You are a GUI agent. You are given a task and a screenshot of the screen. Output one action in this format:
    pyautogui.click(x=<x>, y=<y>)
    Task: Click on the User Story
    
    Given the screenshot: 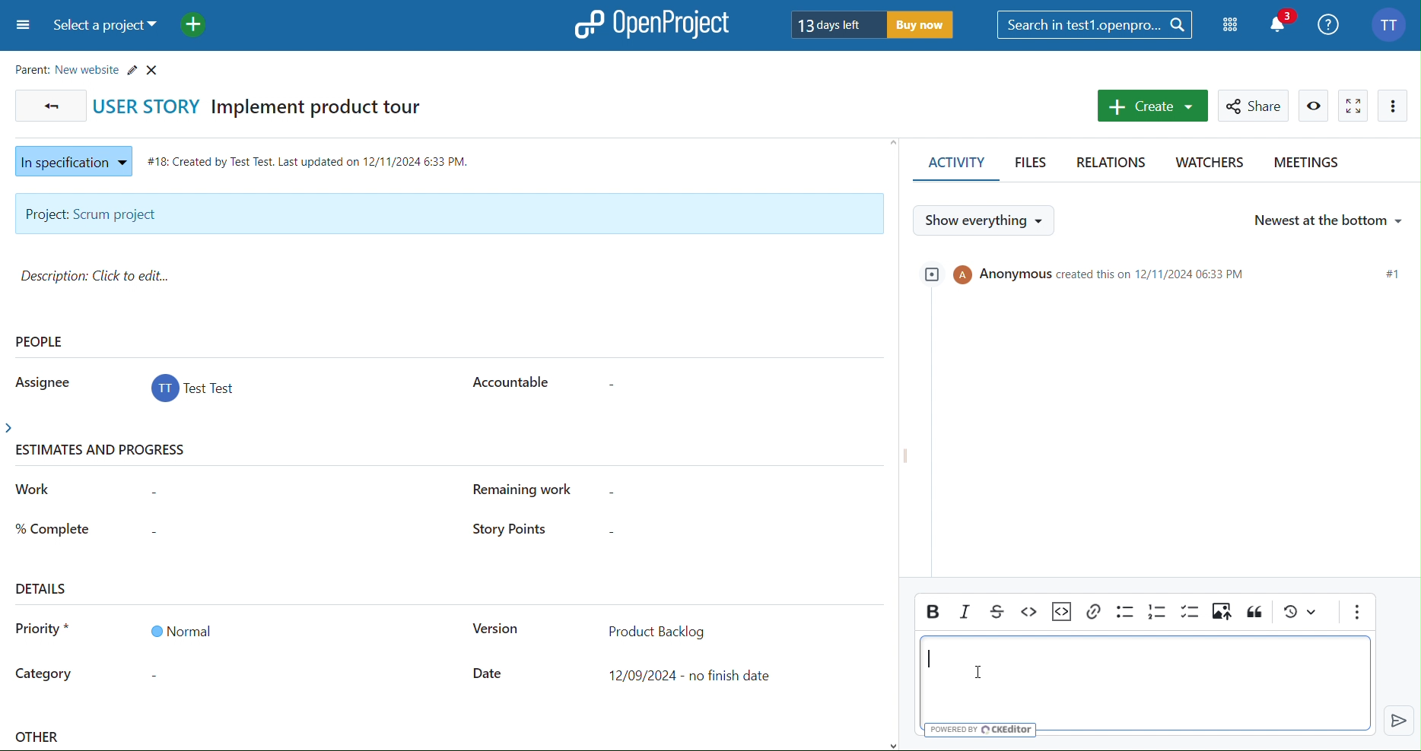 What is the action you would take?
    pyautogui.click(x=267, y=105)
    